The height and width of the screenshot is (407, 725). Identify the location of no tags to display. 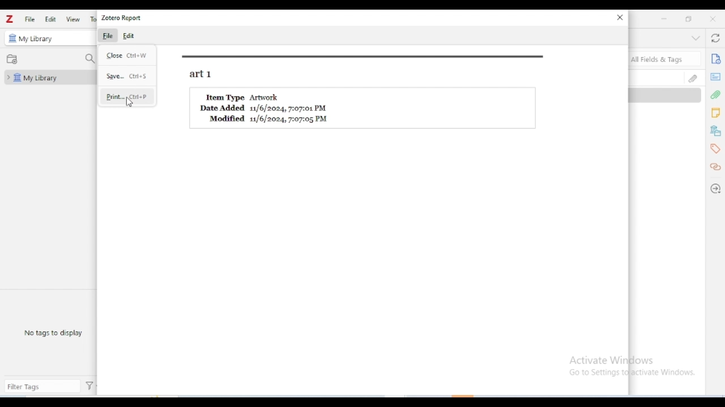
(53, 332).